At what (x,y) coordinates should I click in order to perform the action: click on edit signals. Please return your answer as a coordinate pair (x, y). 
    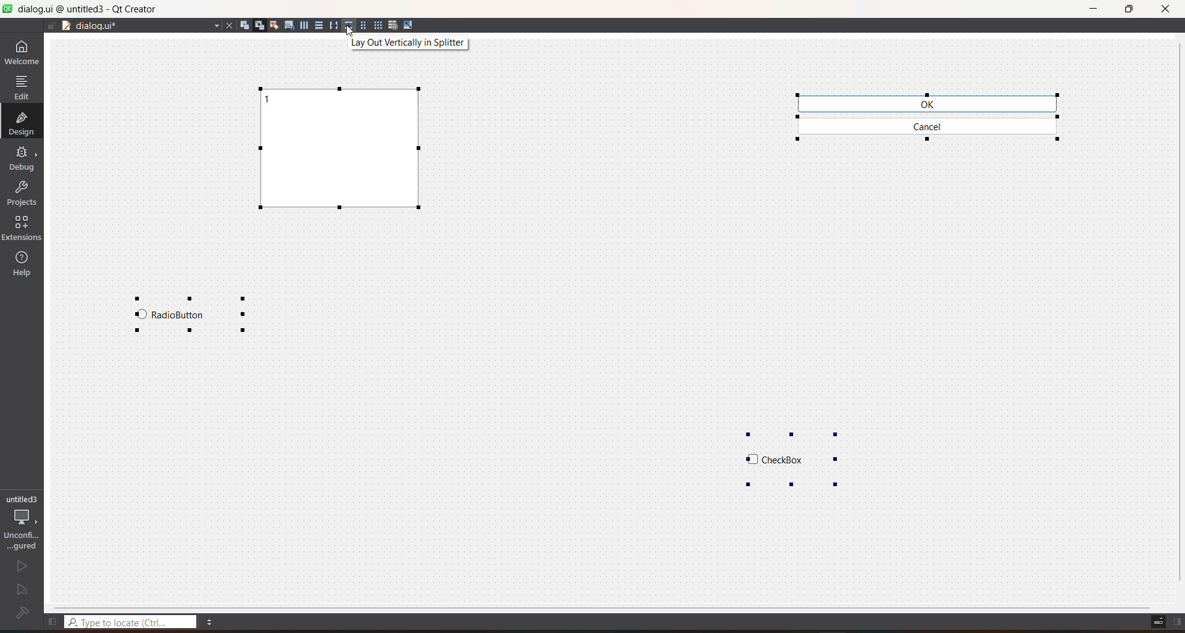
    Looking at the image, I should click on (259, 25).